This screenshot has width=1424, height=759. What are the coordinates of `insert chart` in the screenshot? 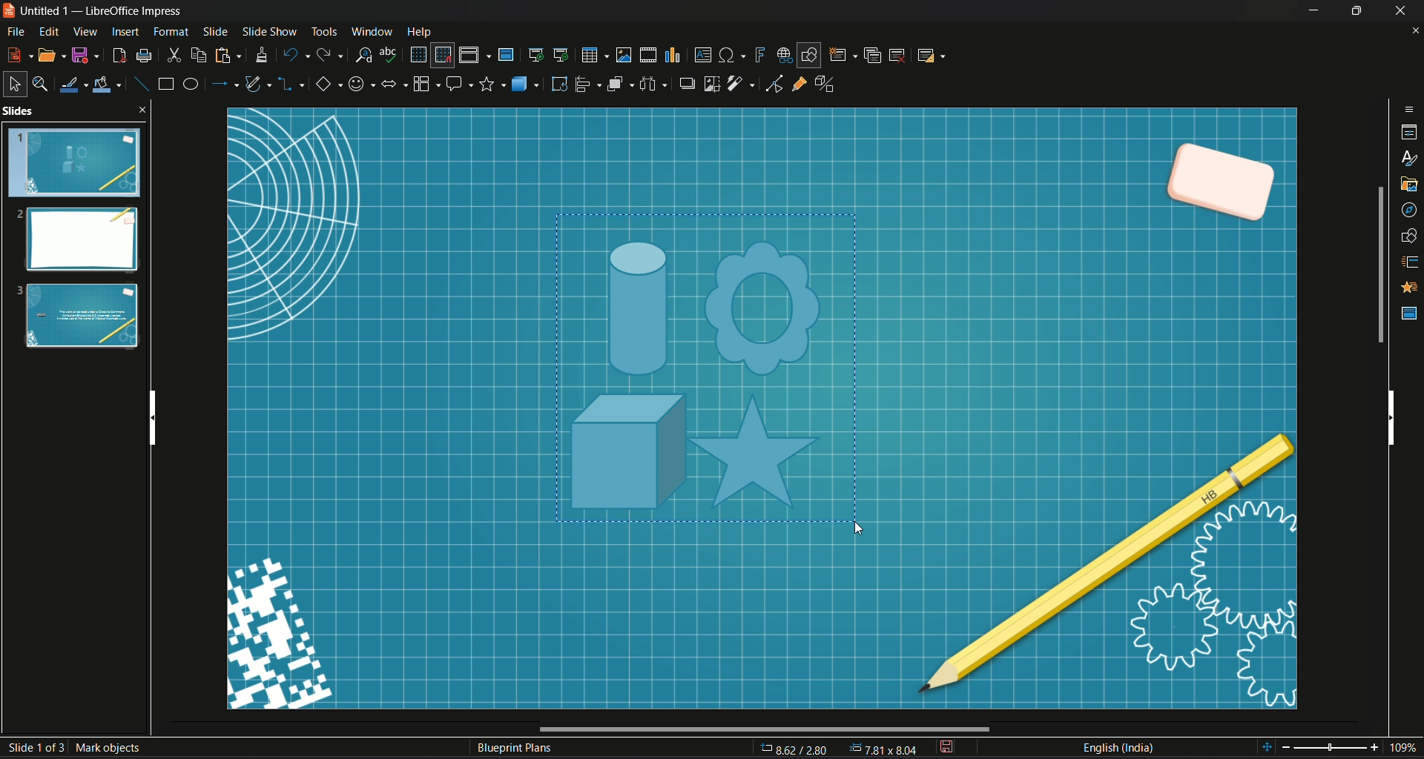 It's located at (671, 56).